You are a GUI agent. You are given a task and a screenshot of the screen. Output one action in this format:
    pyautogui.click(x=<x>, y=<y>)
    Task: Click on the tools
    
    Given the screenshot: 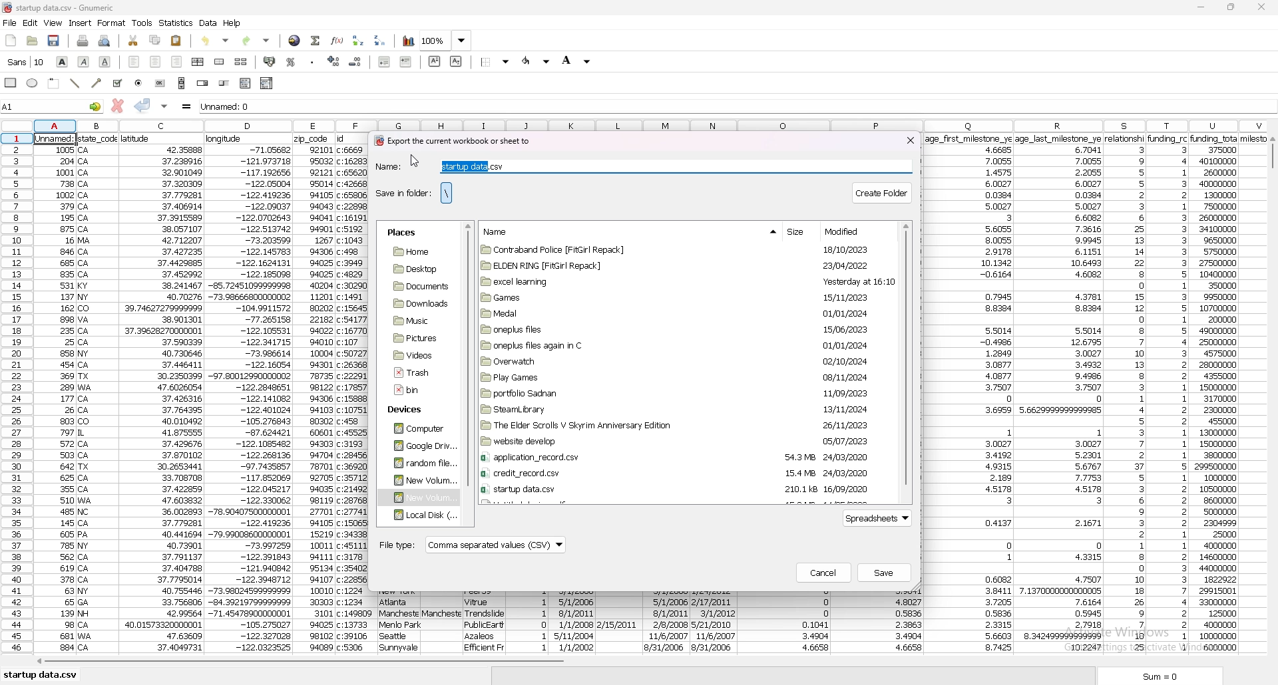 What is the action you would take?
    pyautogui.click(x=142, y=23)
    